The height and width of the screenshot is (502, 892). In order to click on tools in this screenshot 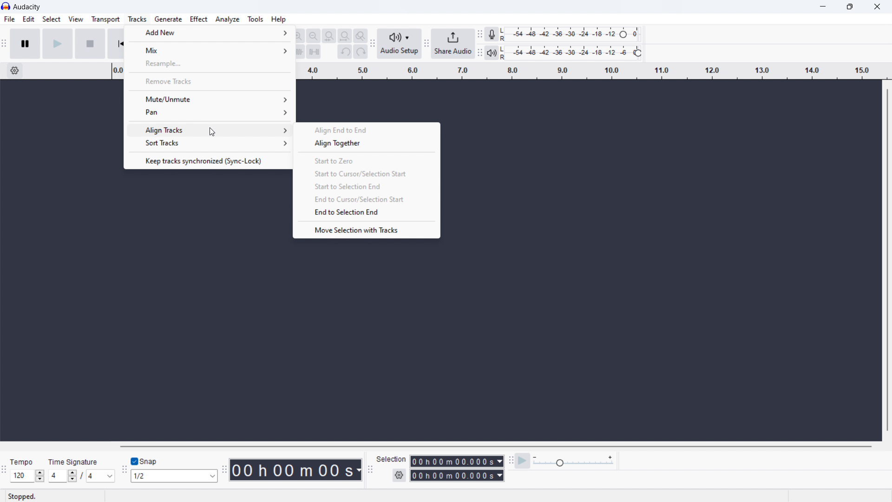, I will do `click(256, 19)`.